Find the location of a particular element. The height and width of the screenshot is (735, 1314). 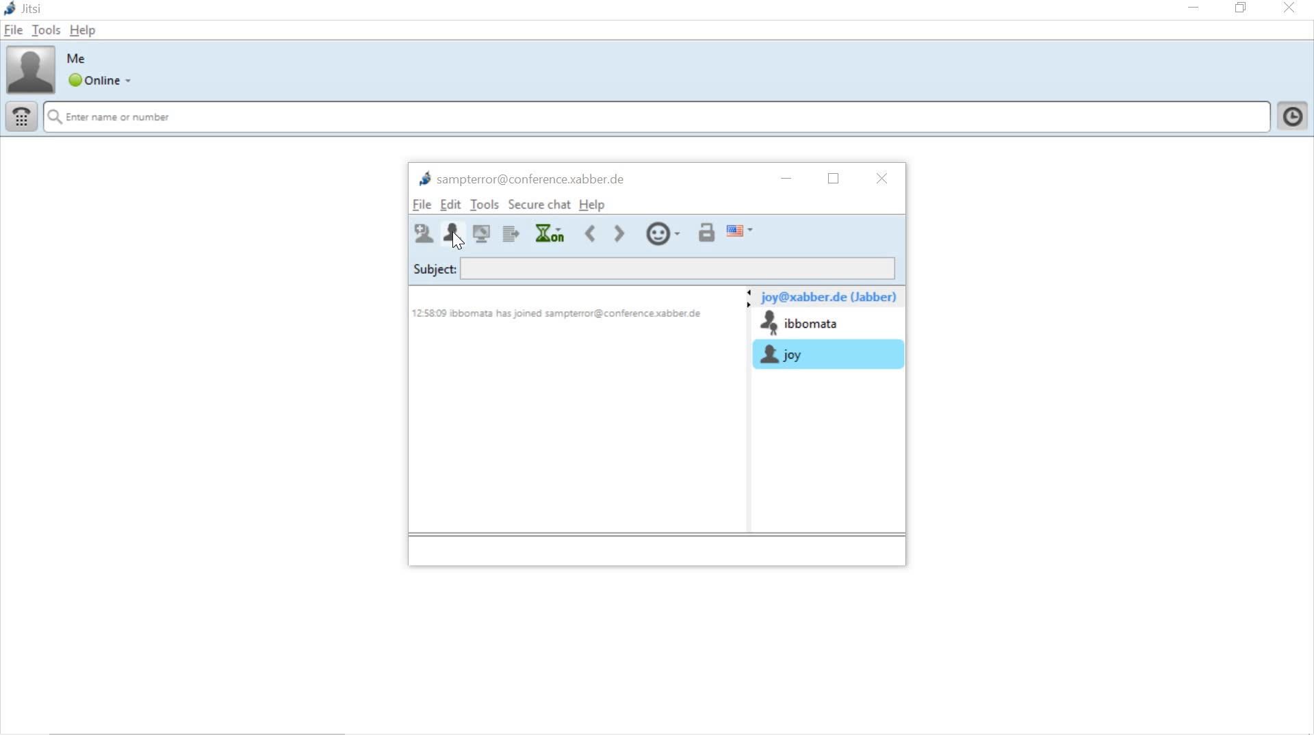

help is located at coordinates (595, 205).